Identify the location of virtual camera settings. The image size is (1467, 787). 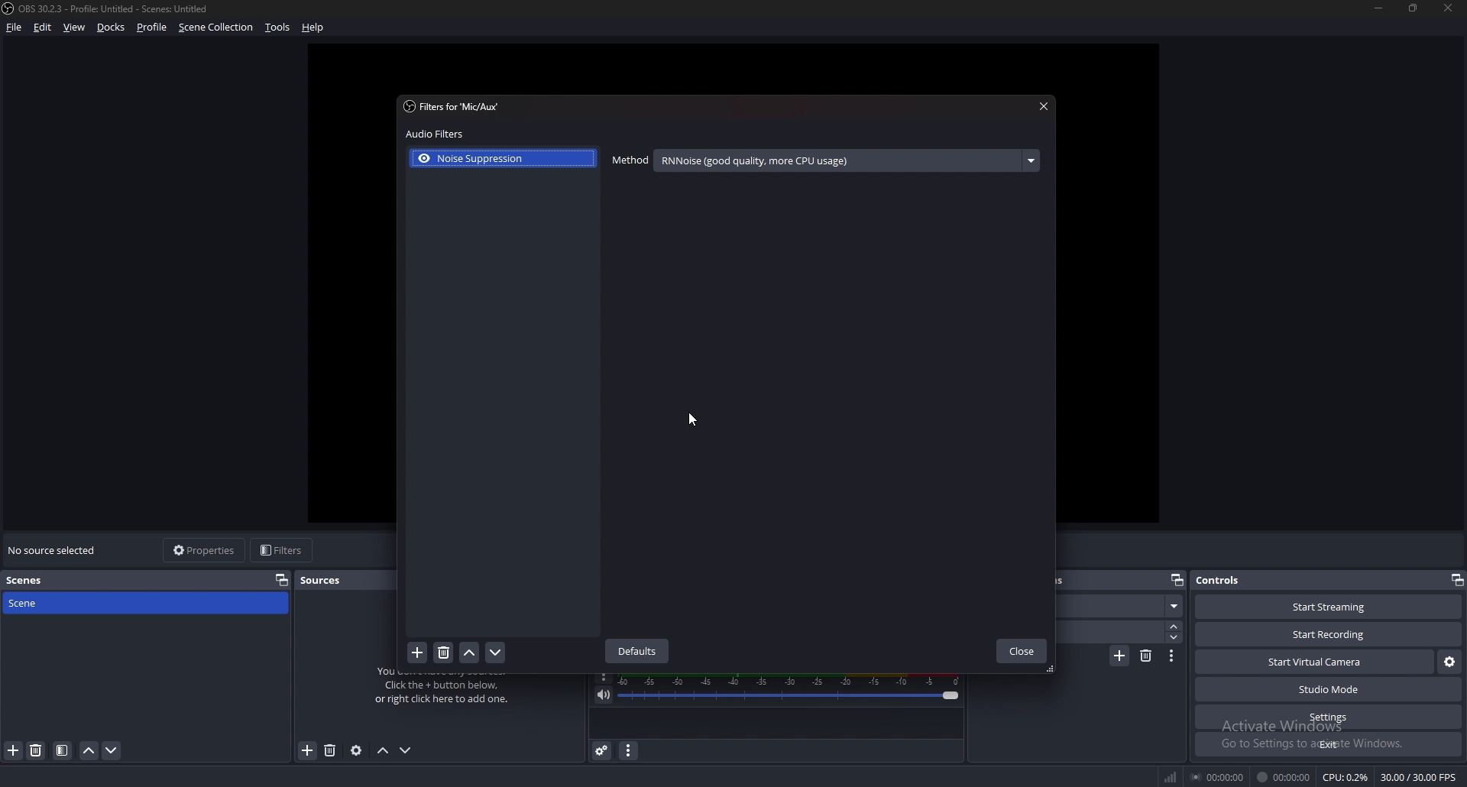
(1449, 662).